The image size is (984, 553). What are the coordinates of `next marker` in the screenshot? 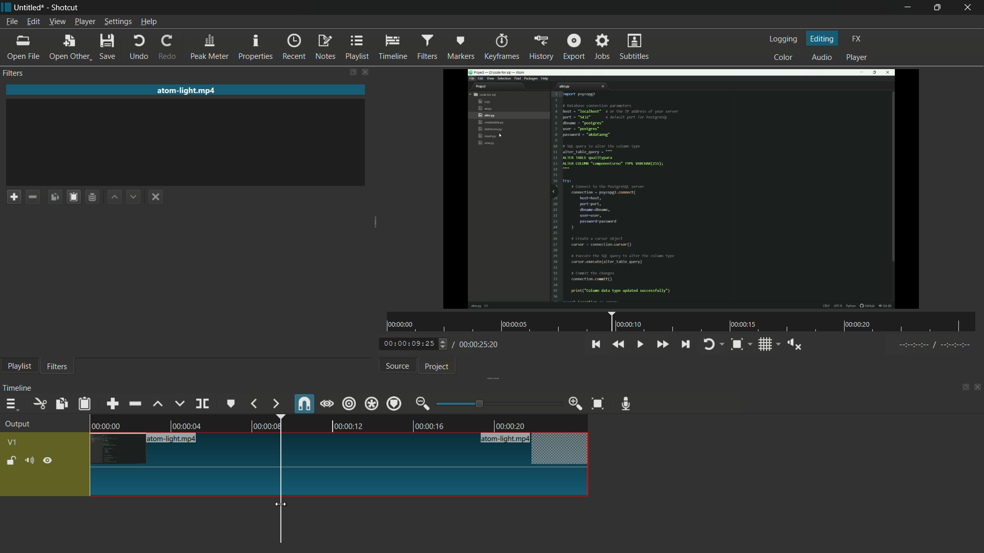 It's located at (275, 404).